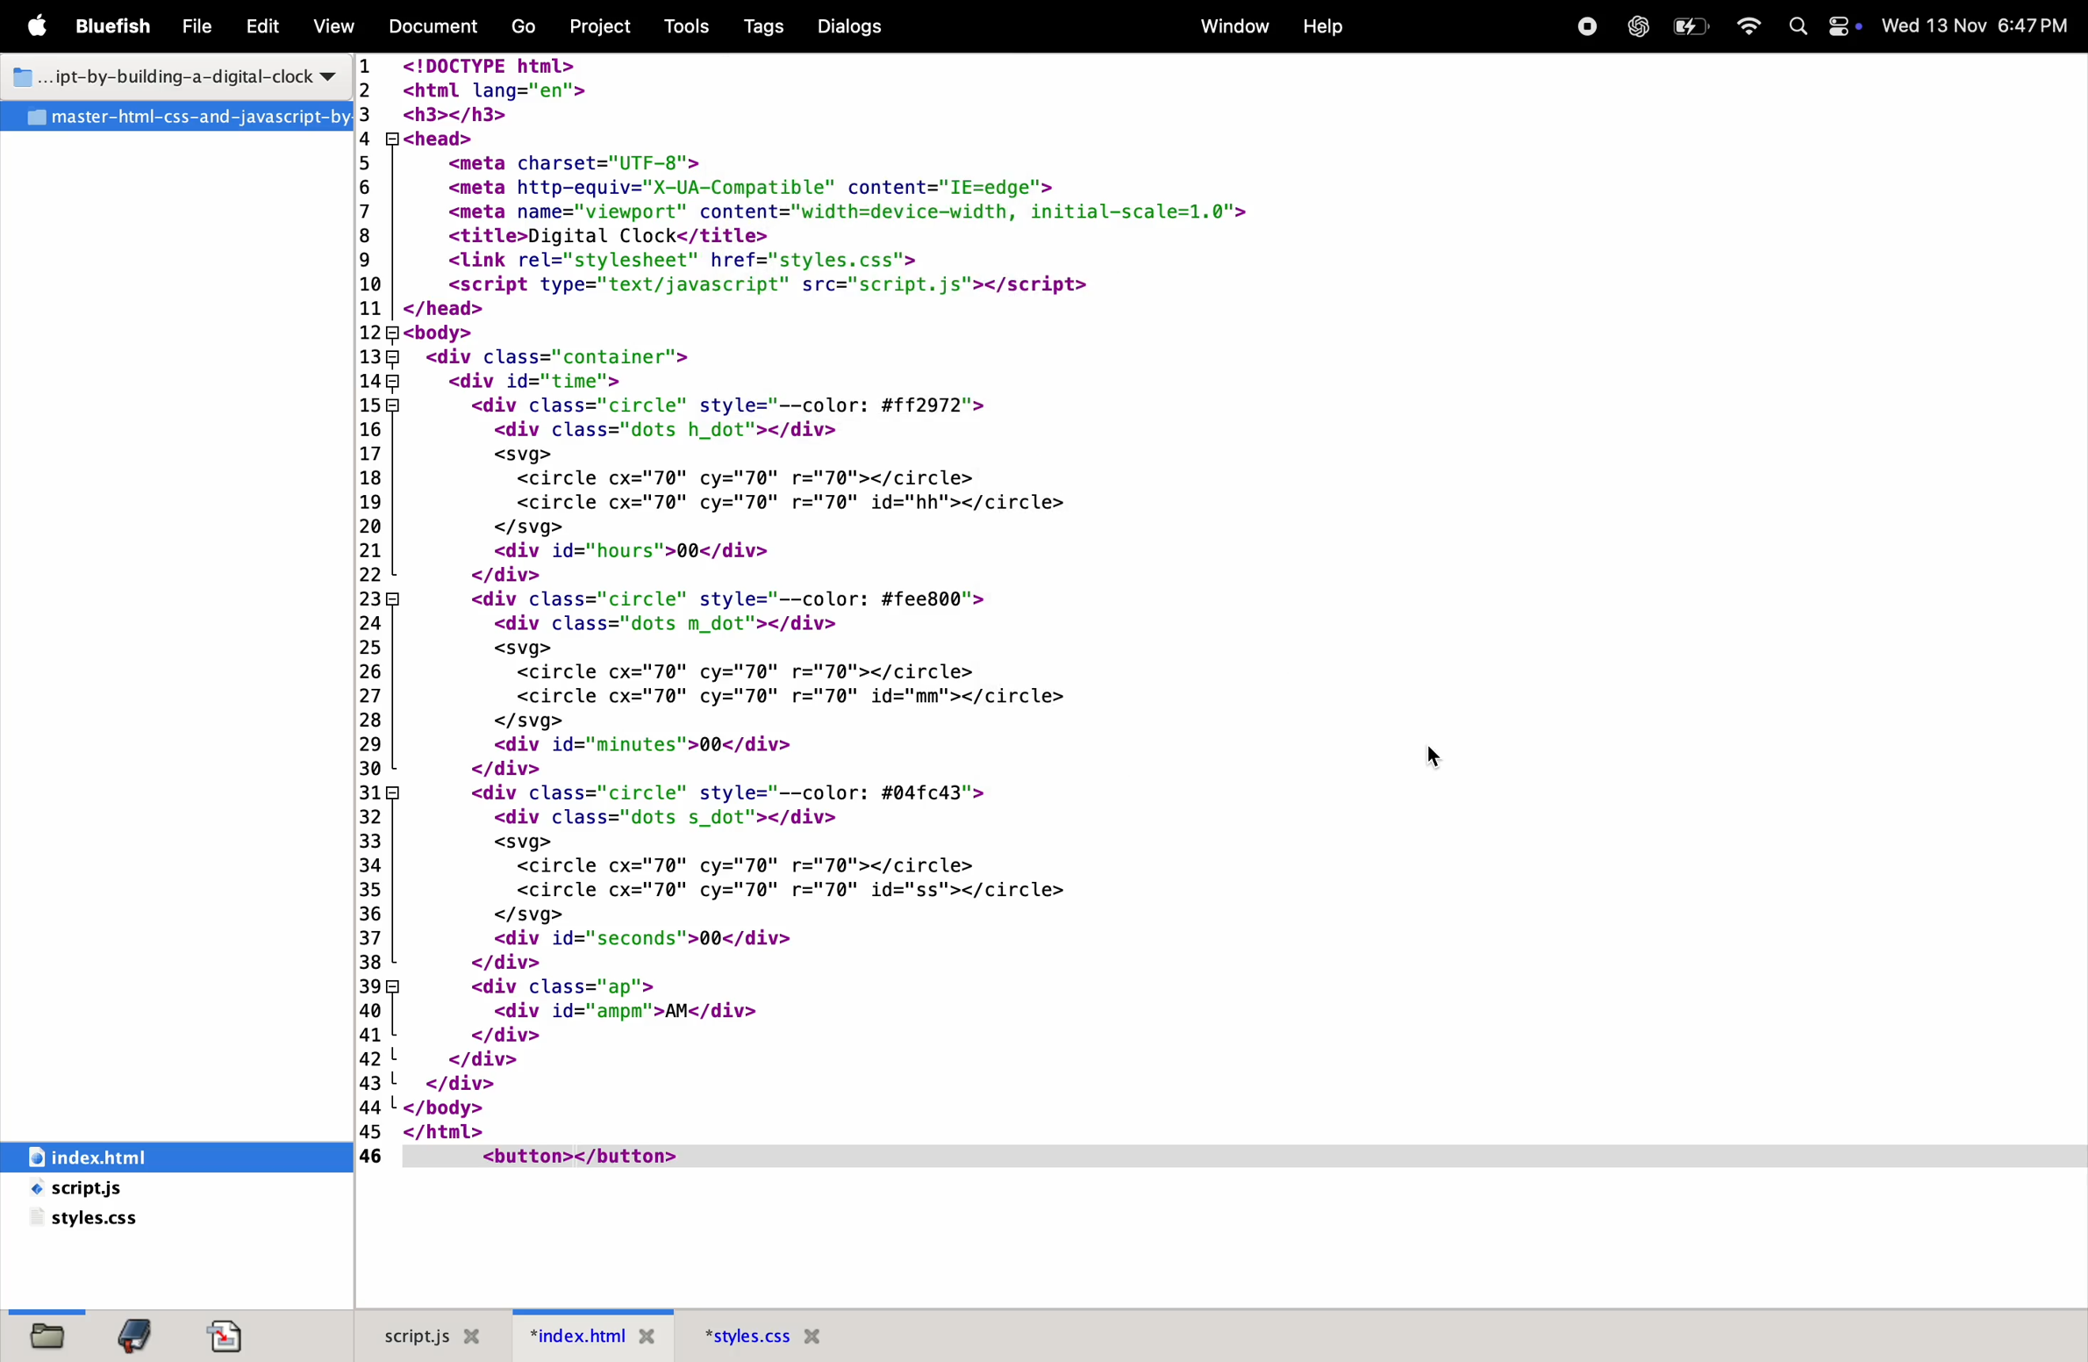 The image size is (2088, 1362). What do you see at coordinates (1638, 25) in the screenshot?
I see `chatGpt` at bounding box center [1638, 25].